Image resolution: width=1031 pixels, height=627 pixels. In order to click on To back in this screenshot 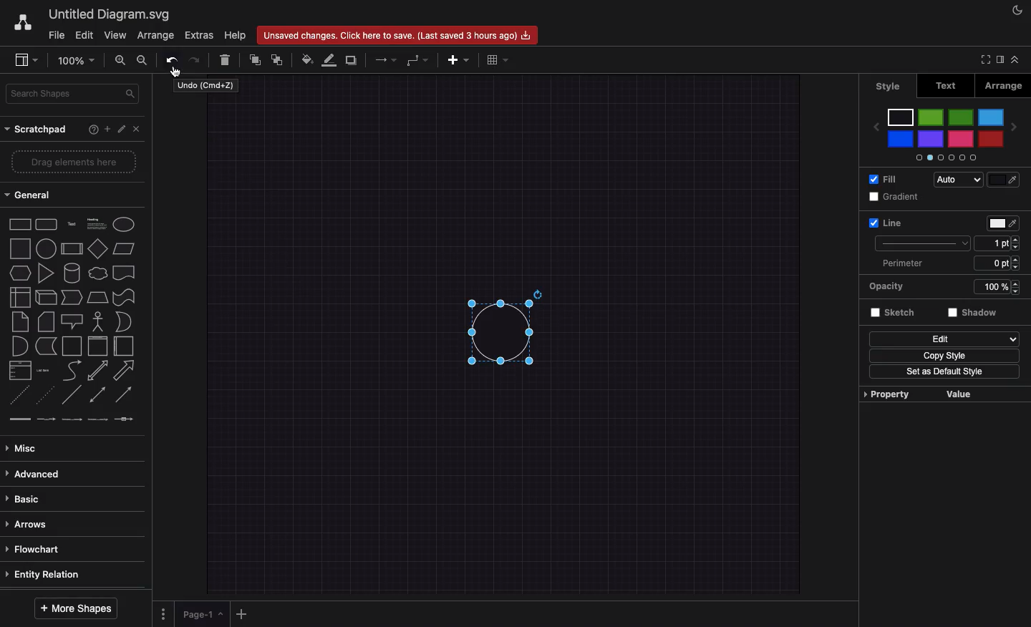, I will do `click(279, 59)`.